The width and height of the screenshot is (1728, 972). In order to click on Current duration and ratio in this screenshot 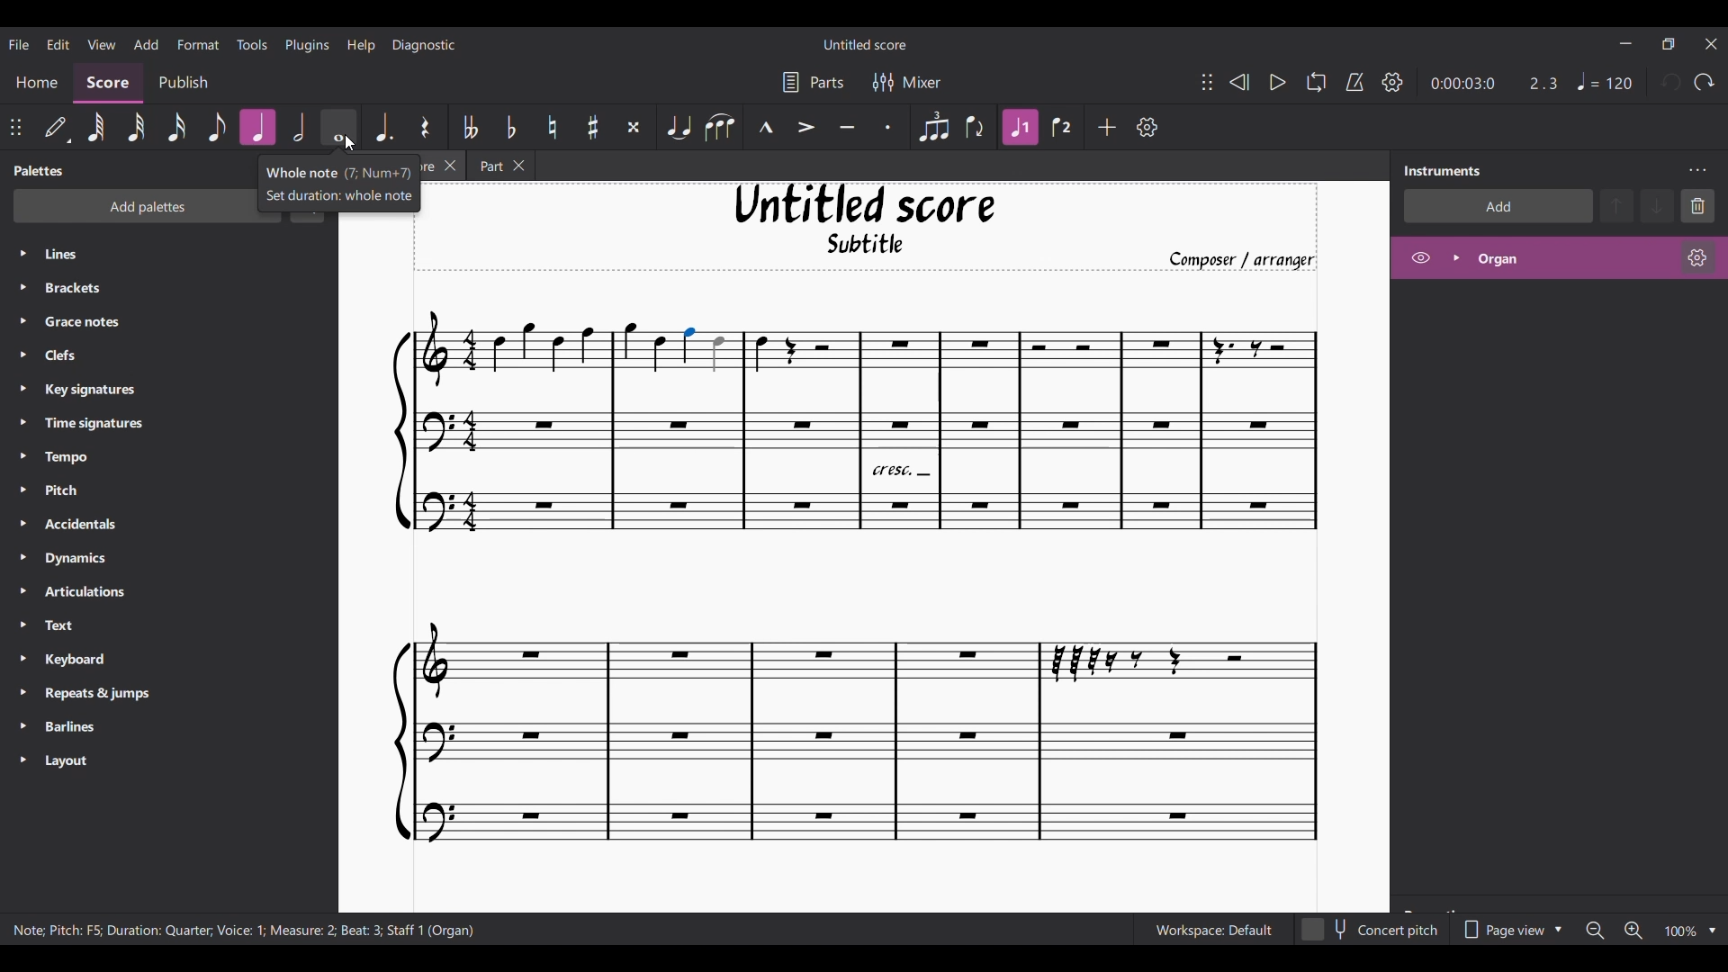, I will do `click(1494, 84)`.